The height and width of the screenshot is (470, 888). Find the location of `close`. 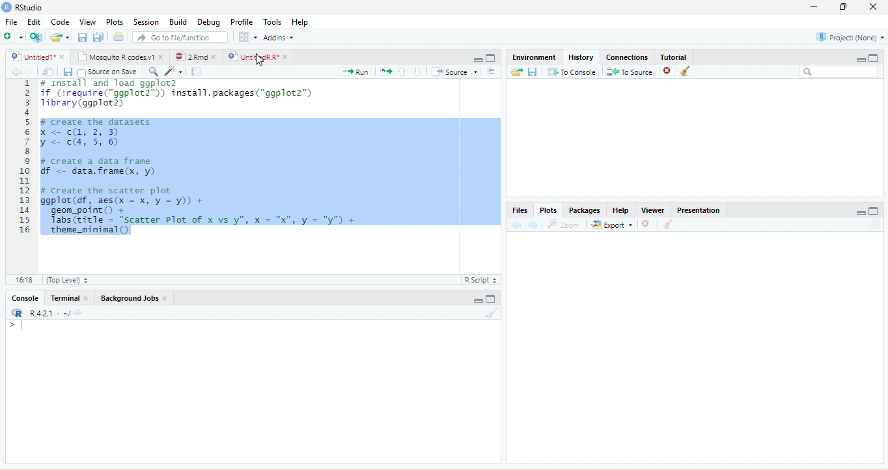

close is located at coordinates (285, 57).